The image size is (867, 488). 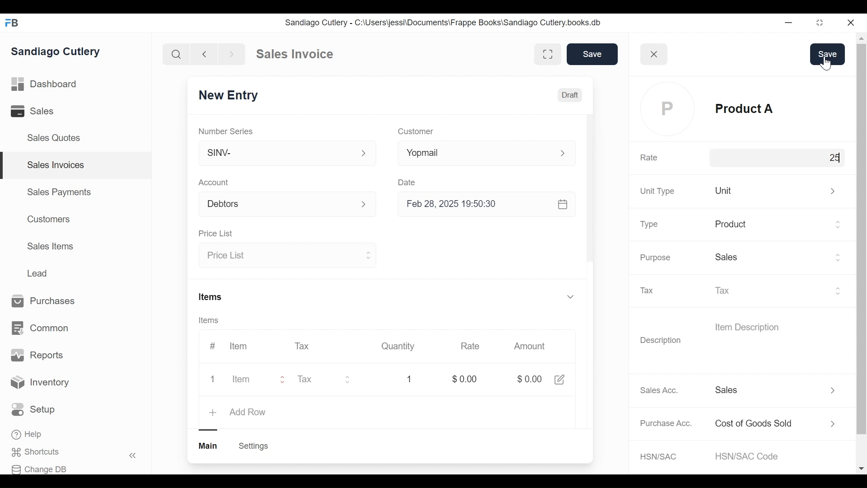 What do you see at coordinates (751, 456) in the screenshot?
I see `HSN/SAC Code` at bounding box center [751, 456].